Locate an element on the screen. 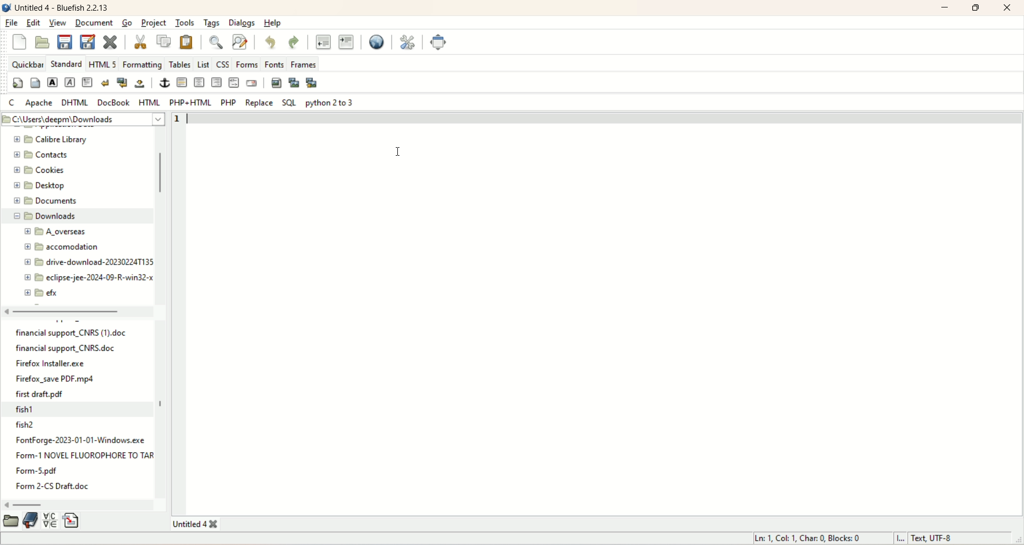 The height and width of the screenshot is (545, 1024). line number is located at coordinates (177, 119).